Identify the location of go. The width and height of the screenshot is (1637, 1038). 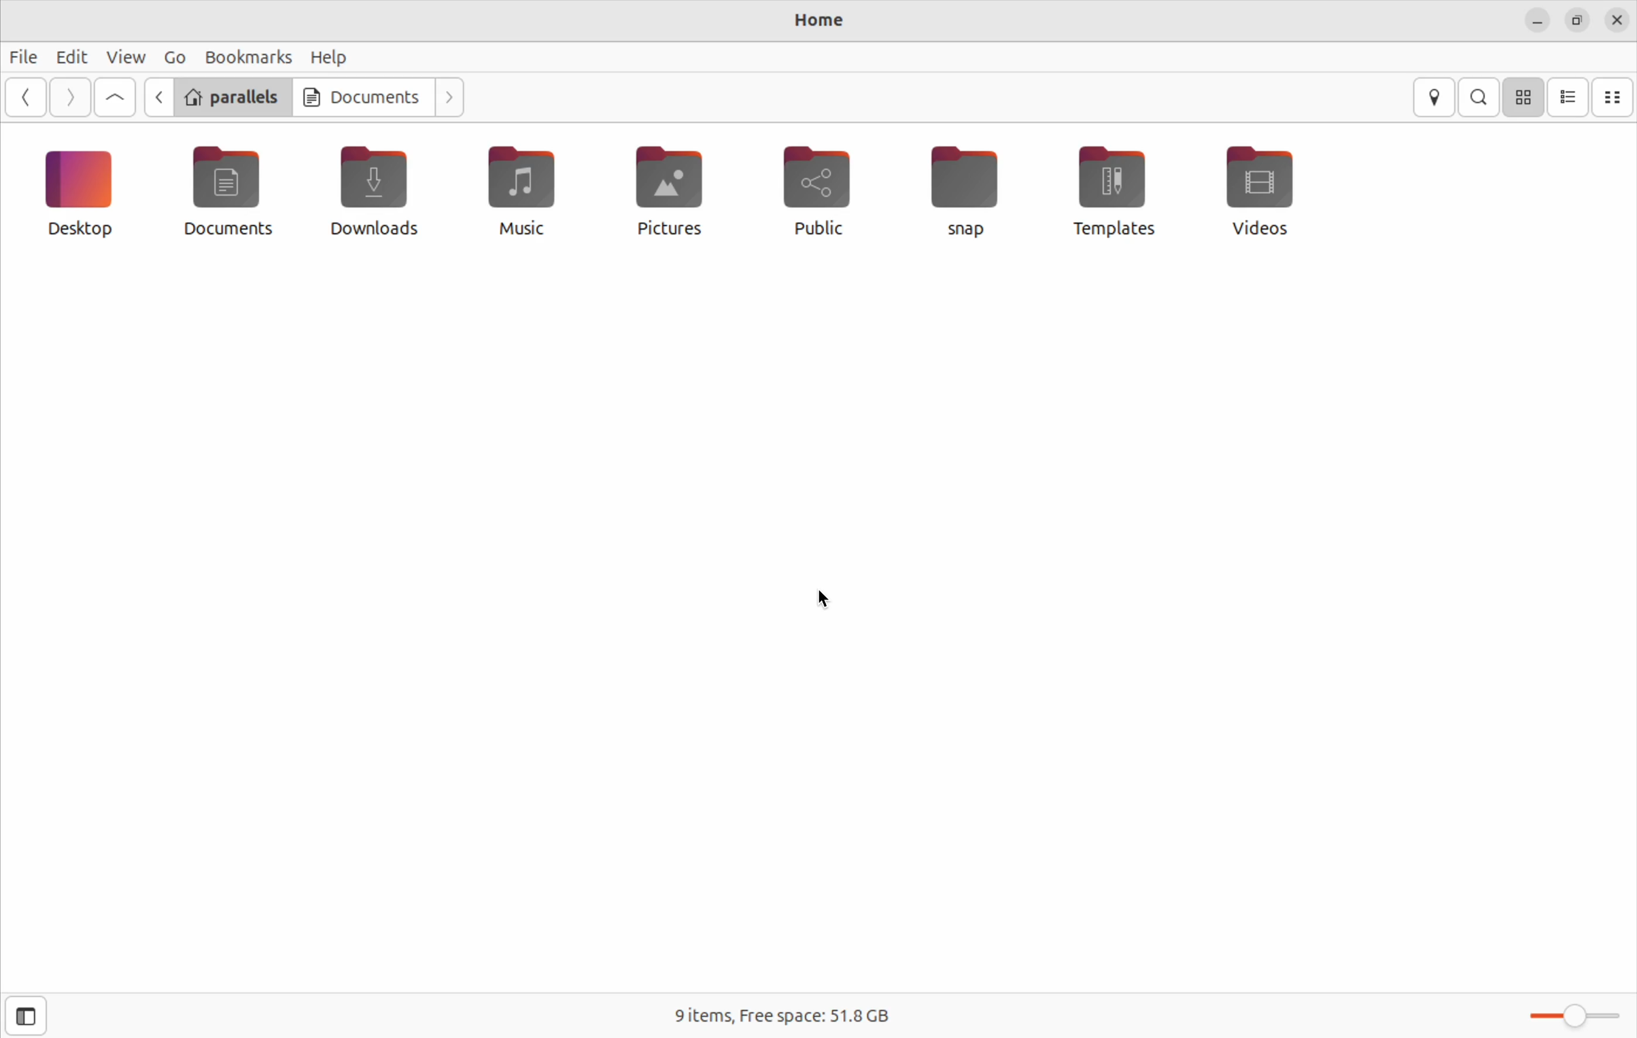
(174, 56).